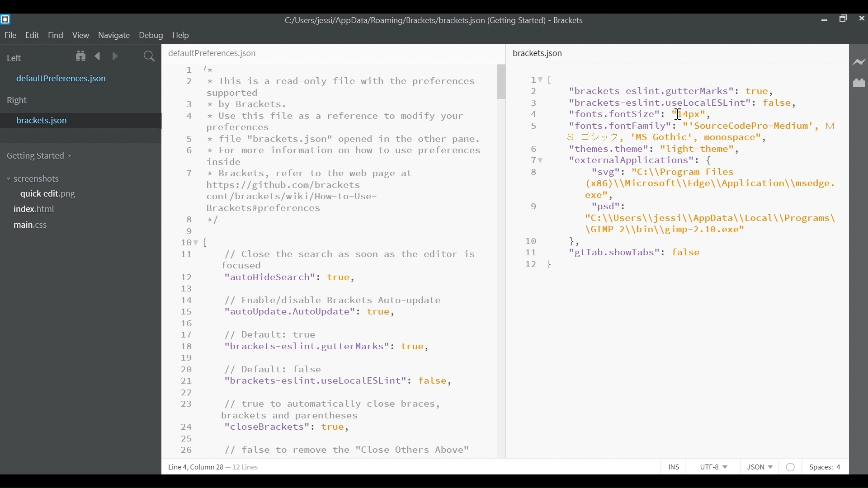 This screenshot has width=868, height=488. I want to click on quick-edit.png File, so click(50, 194).